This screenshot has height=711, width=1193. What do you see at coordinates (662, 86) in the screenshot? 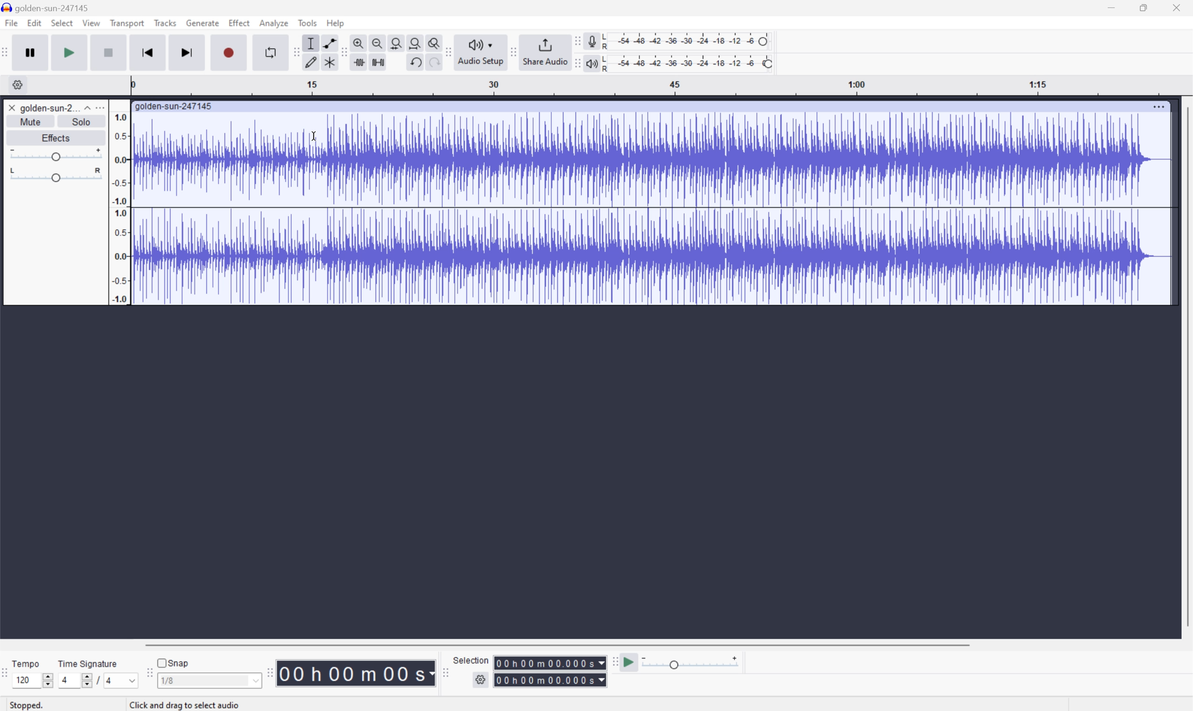
I see `Scale` at bounding box center [662, 86].